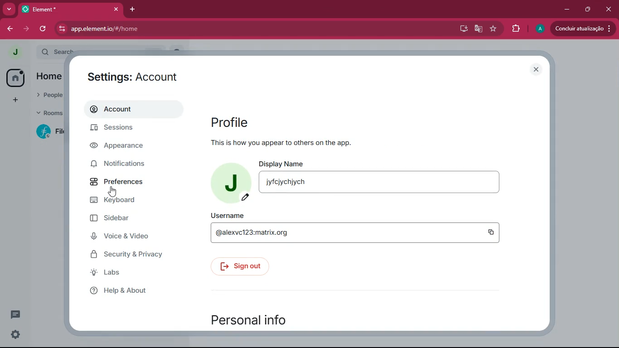 The width and height of the screenshot is (619, 348). Describe the element at coordinates (49, 112) in the screenshot. I see `rooms` at that location.